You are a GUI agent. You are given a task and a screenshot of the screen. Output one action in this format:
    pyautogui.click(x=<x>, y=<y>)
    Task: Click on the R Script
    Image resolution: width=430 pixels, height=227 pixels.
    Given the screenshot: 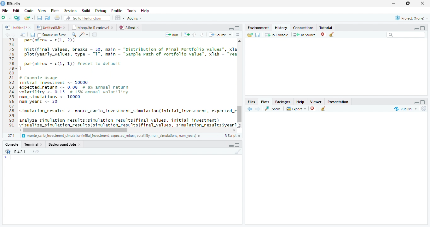 What is the action you would take?
    pyautogui.click(x=232, y=136)
    